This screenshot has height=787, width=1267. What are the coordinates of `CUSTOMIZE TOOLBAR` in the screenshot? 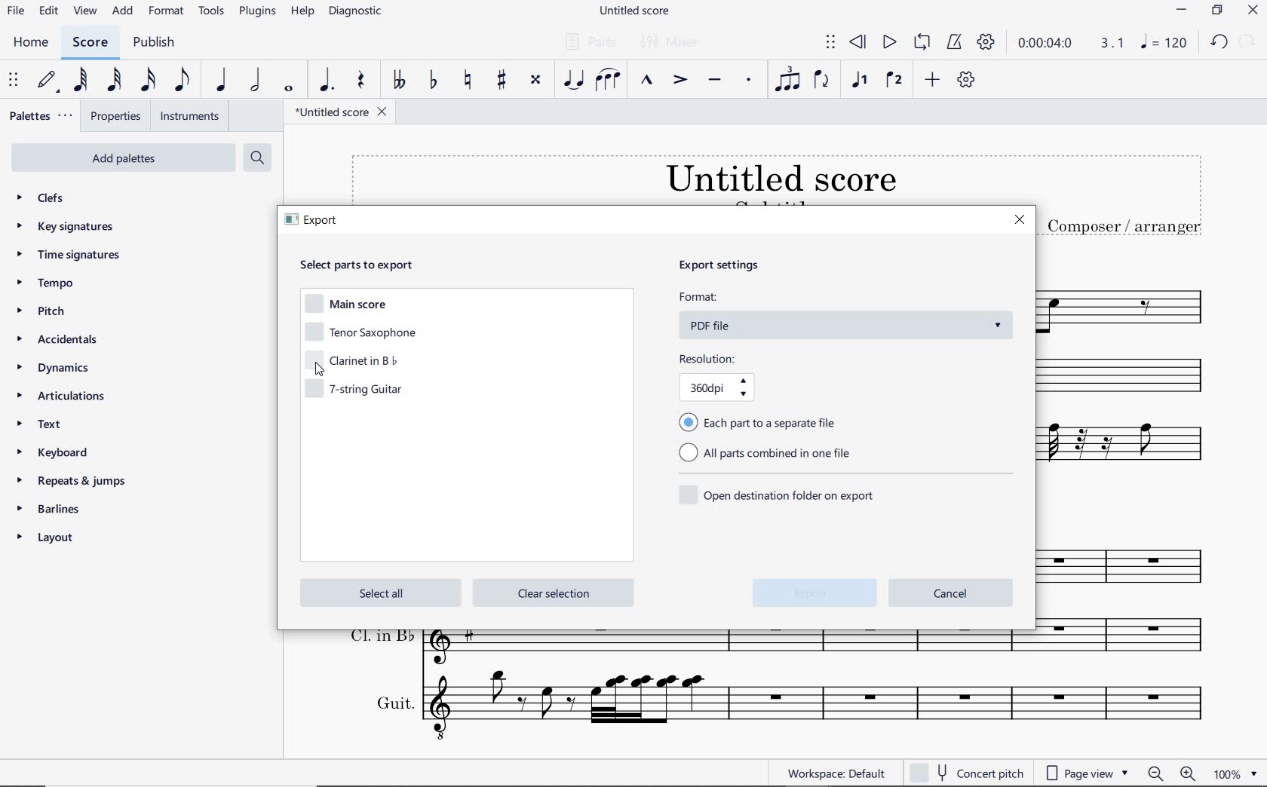 It's located at (965, 79).